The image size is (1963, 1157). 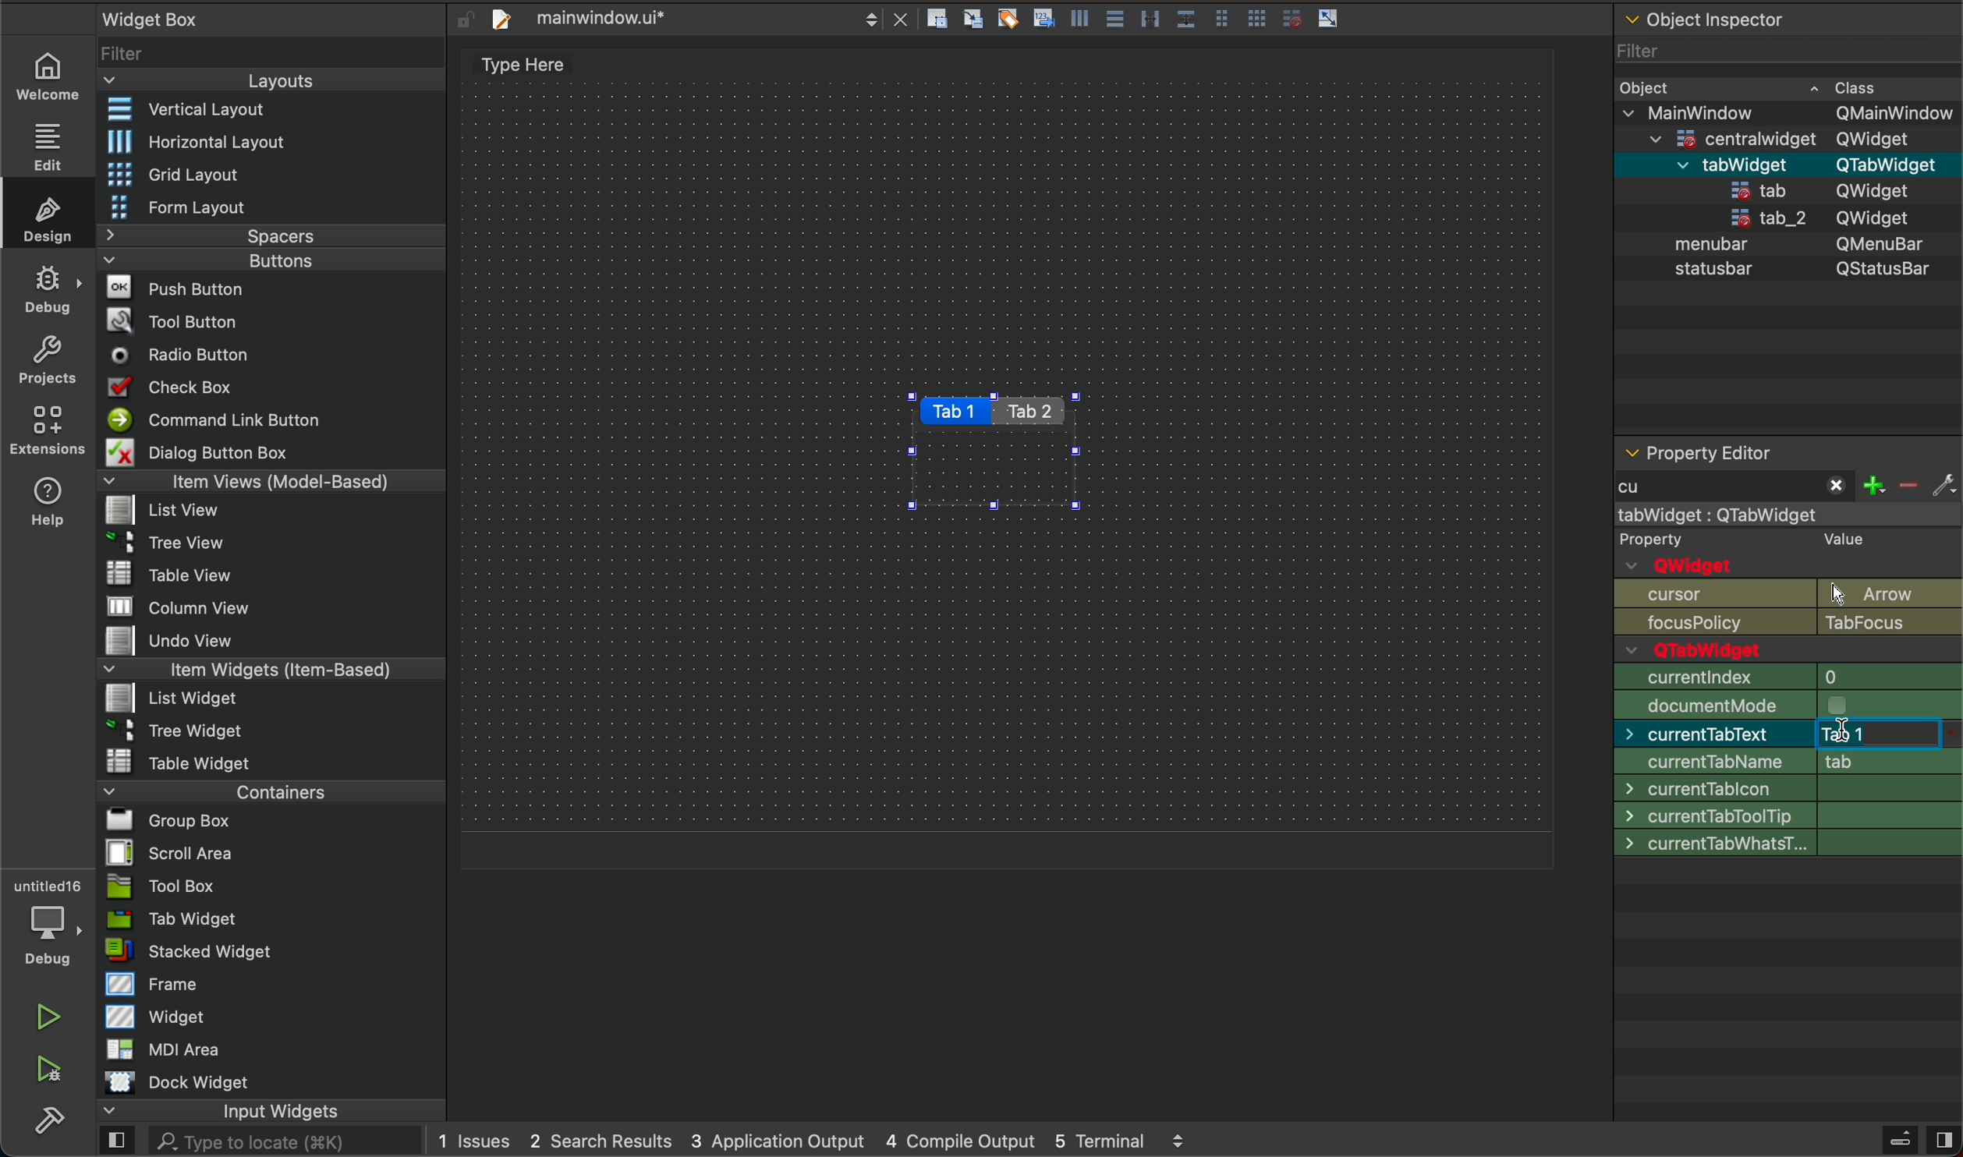 What do you see at coordinates (1790, 733) in the screenshot?
I see `min size` at bounding box center [1790, 733].